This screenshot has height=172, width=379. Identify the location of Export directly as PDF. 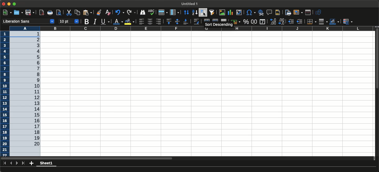
(41, 13).